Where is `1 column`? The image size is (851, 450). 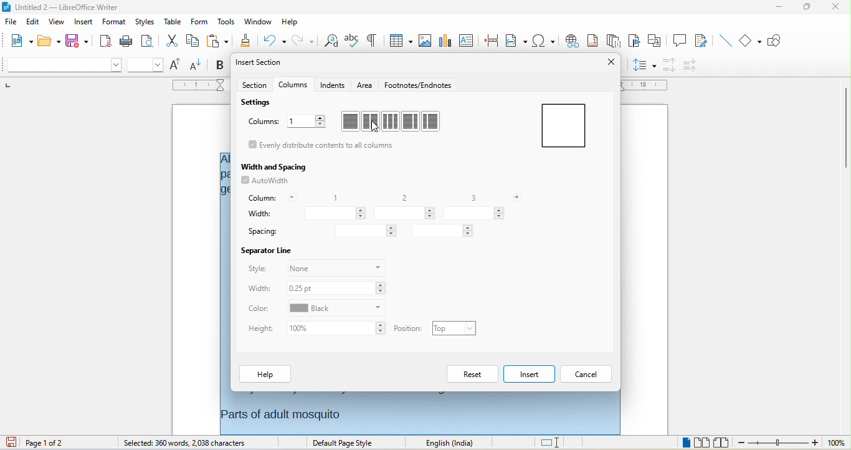
1 column is located at coordinates (349, 122).